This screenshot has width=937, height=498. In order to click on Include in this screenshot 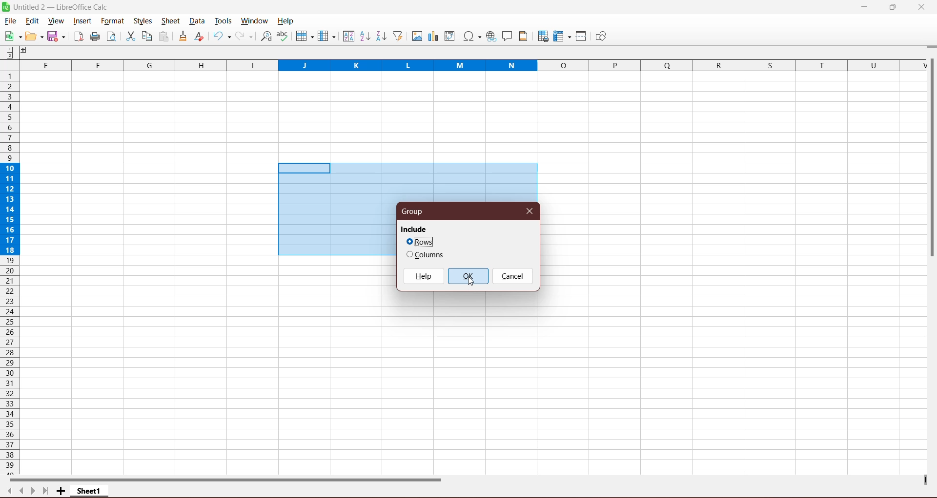, I will do `click(415, 229)`.